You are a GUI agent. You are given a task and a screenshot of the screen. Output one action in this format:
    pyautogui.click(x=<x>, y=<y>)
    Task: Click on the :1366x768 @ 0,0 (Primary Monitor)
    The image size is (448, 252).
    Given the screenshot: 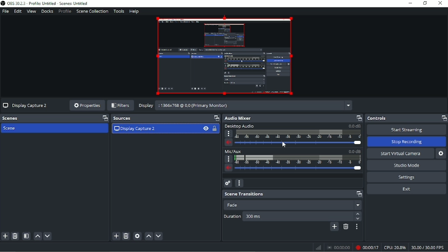 What is the action you would take?
    pyautogui.click(x=253, y=105)
    